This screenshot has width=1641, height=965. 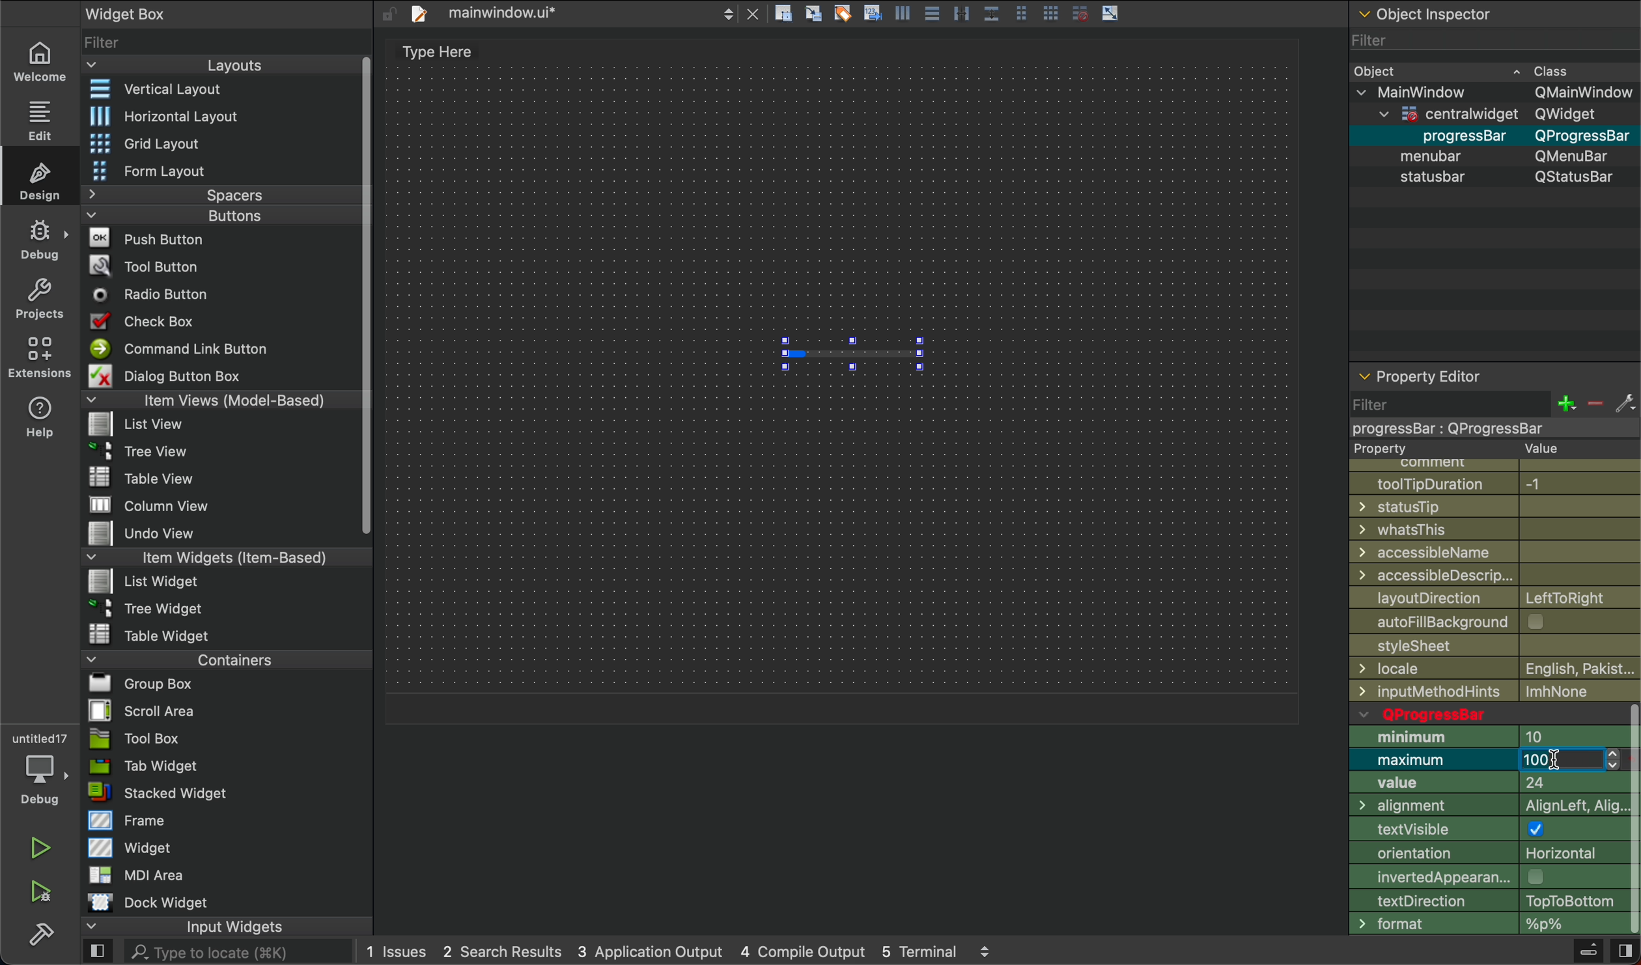 I want to click on Push Button, so click(x=151, y=237).